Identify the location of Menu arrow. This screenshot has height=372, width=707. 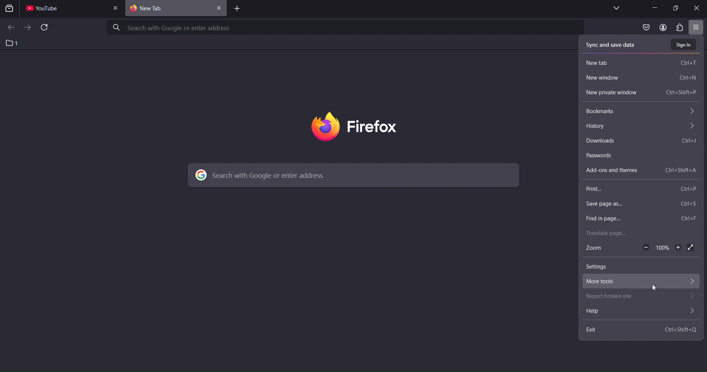
(692, 311).